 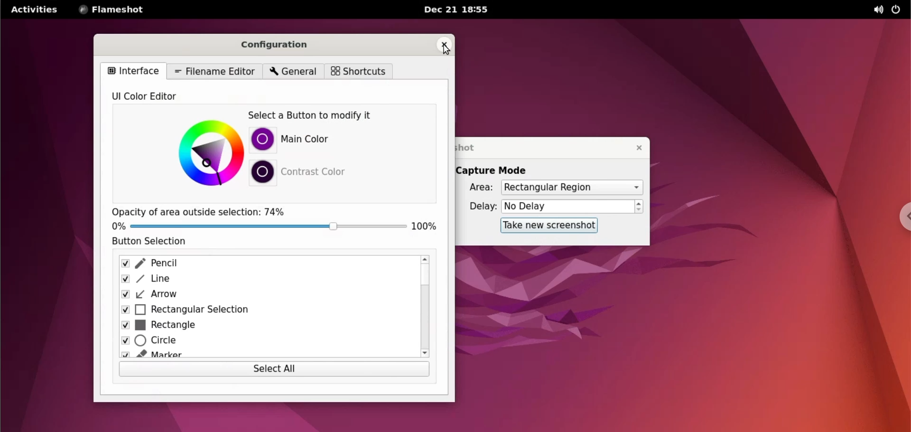 What do you see at coordinates (291, 72) in the screenshot?
I see `general ` at bounding box center [291, 72].